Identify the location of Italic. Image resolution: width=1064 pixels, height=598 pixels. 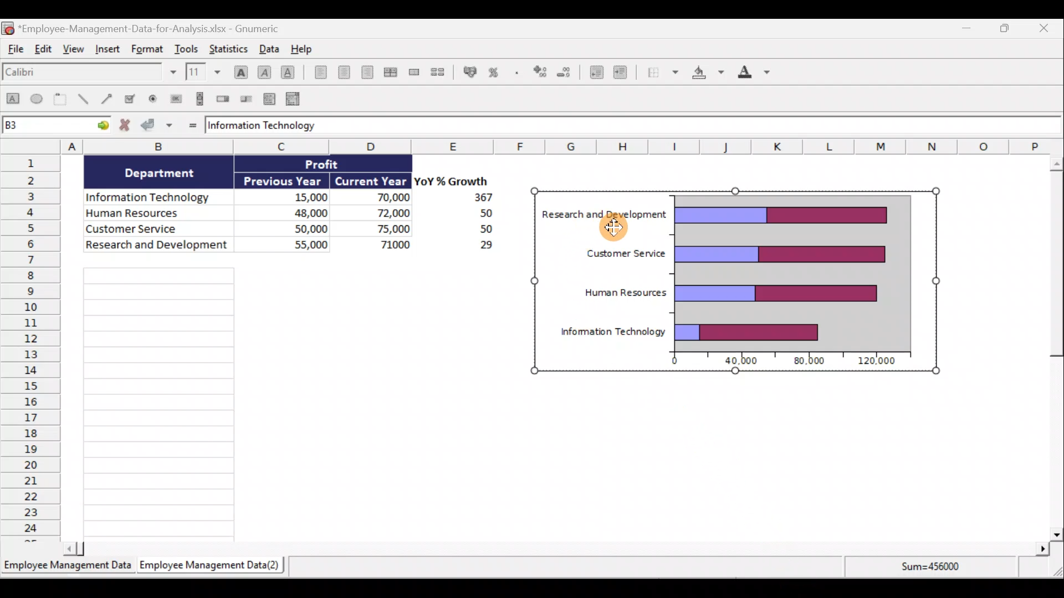
(264, 72).